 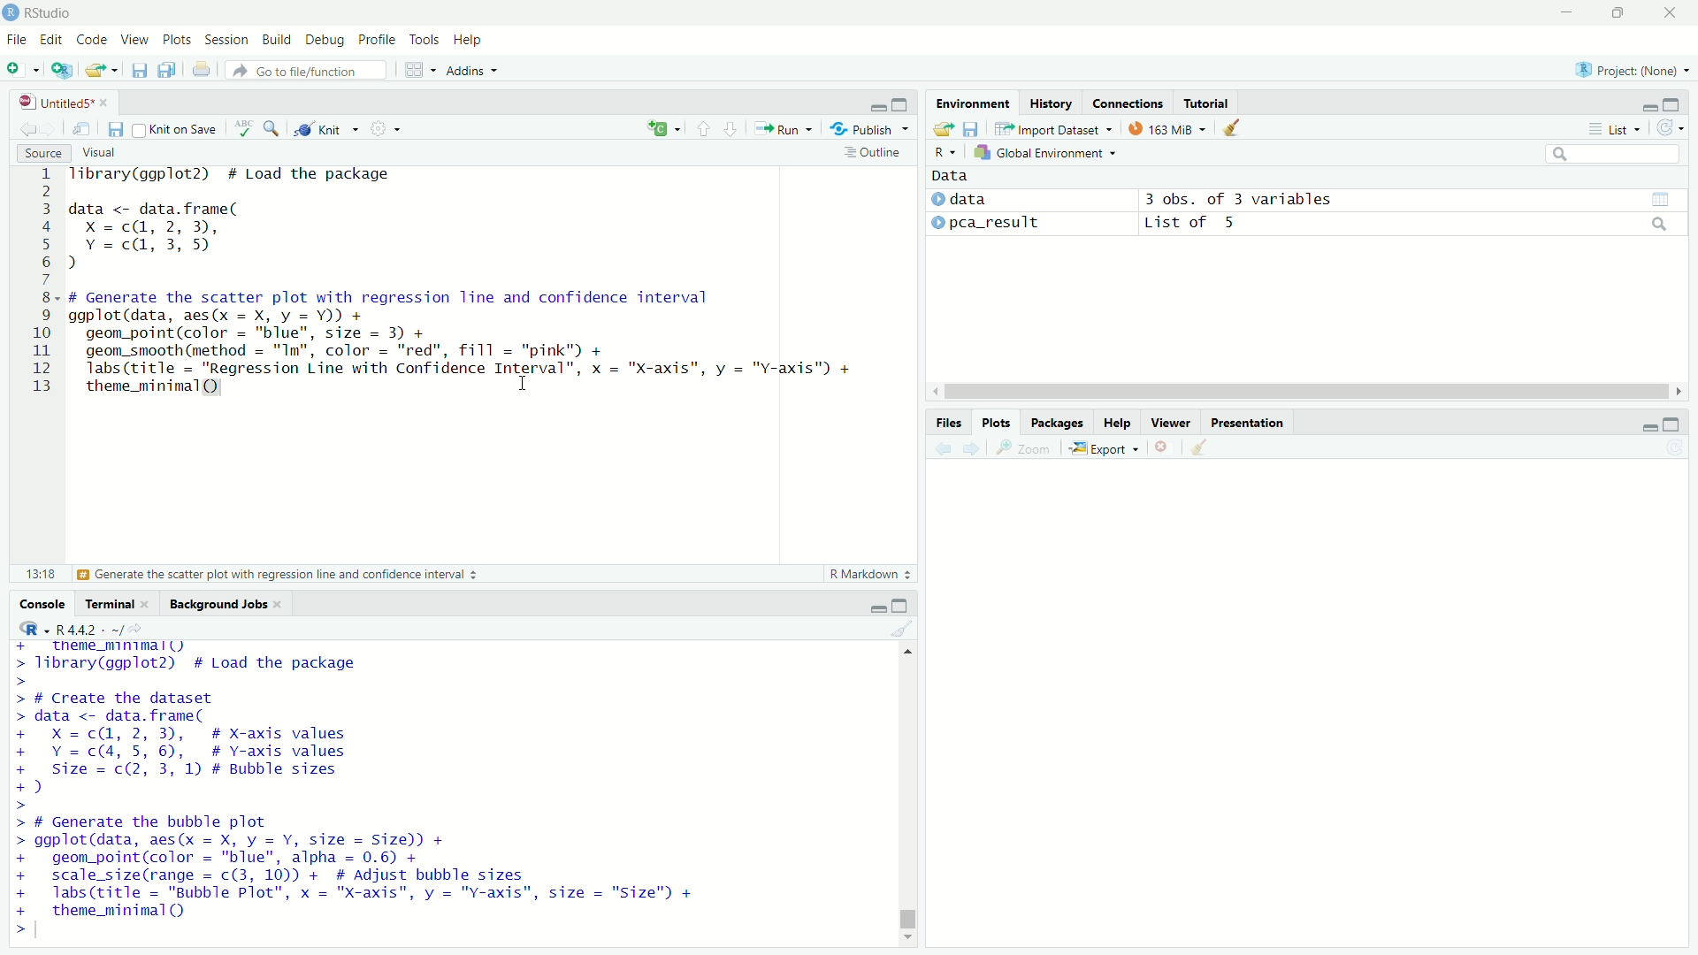 What do you see at coordinates (424, 40) in the screenshot?
I see `Tools` at bounding box center [424, 40].